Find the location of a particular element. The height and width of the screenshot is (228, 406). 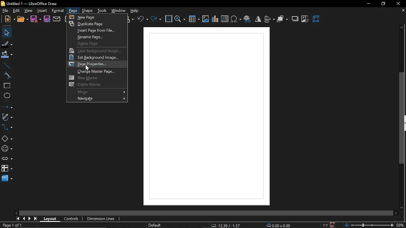

layout is located at coordinates (51, 218).